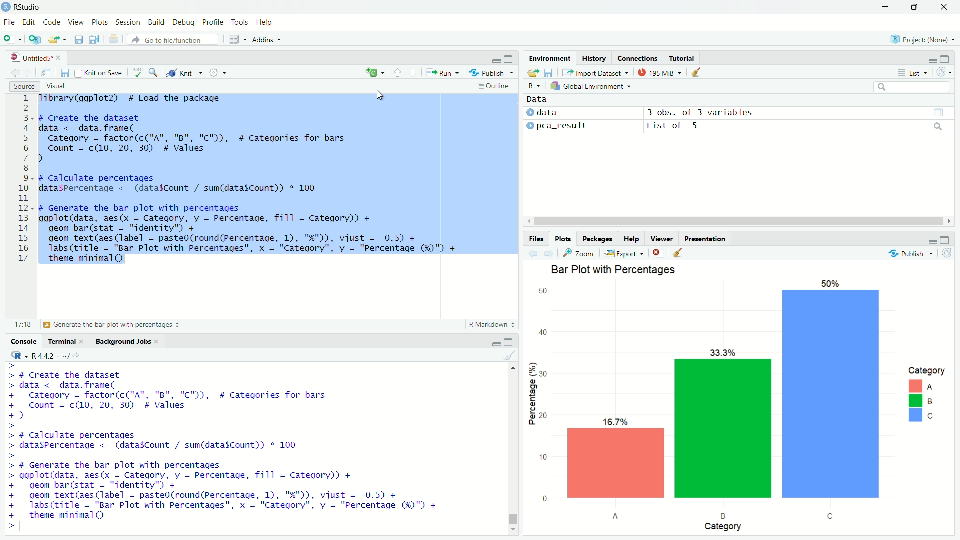  I want to click on global environment, so click(591, 86).